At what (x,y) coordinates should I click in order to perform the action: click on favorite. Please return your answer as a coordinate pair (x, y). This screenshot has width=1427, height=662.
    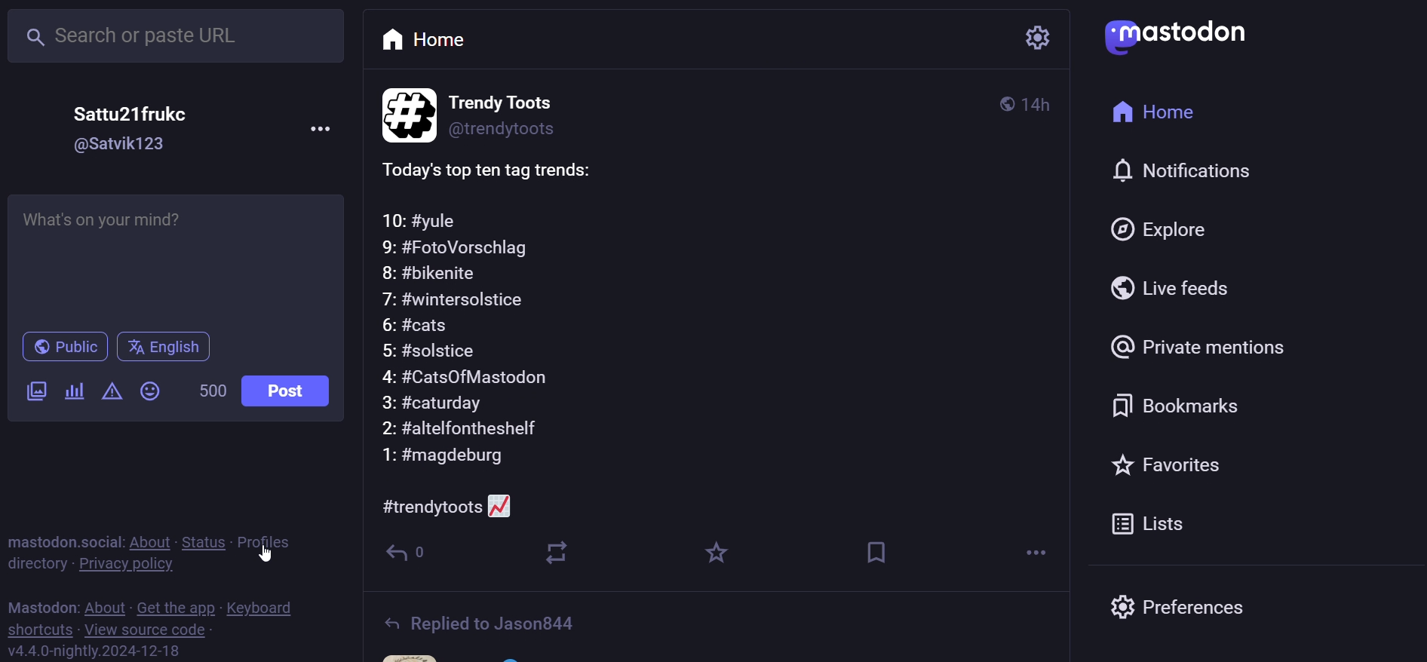
    Looking at the image, I should click on (722, 551).